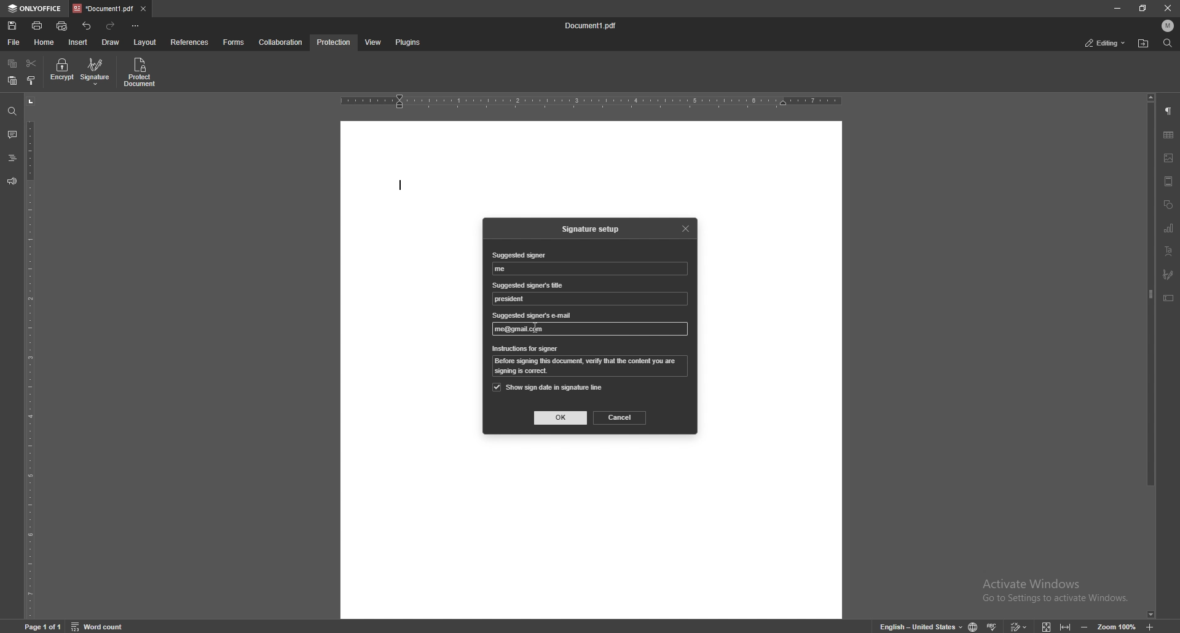 This screenshot has height=633, width=1180. Describe the element at coordinates (88, 26) in the screenshot. I see `undo` at that location.